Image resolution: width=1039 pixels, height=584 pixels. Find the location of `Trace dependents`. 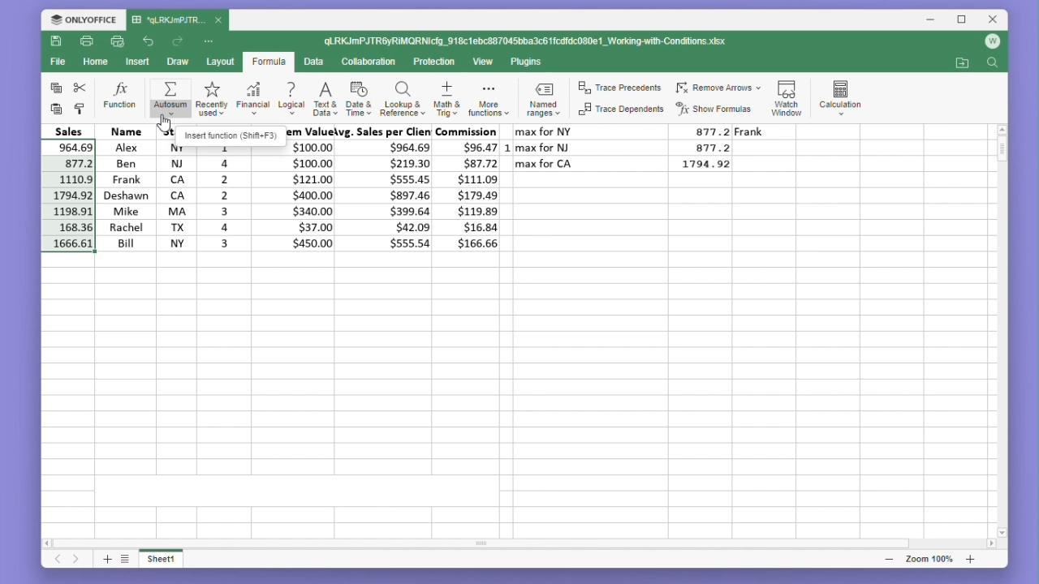

Trace dependents is located at coordinates (622, 109).